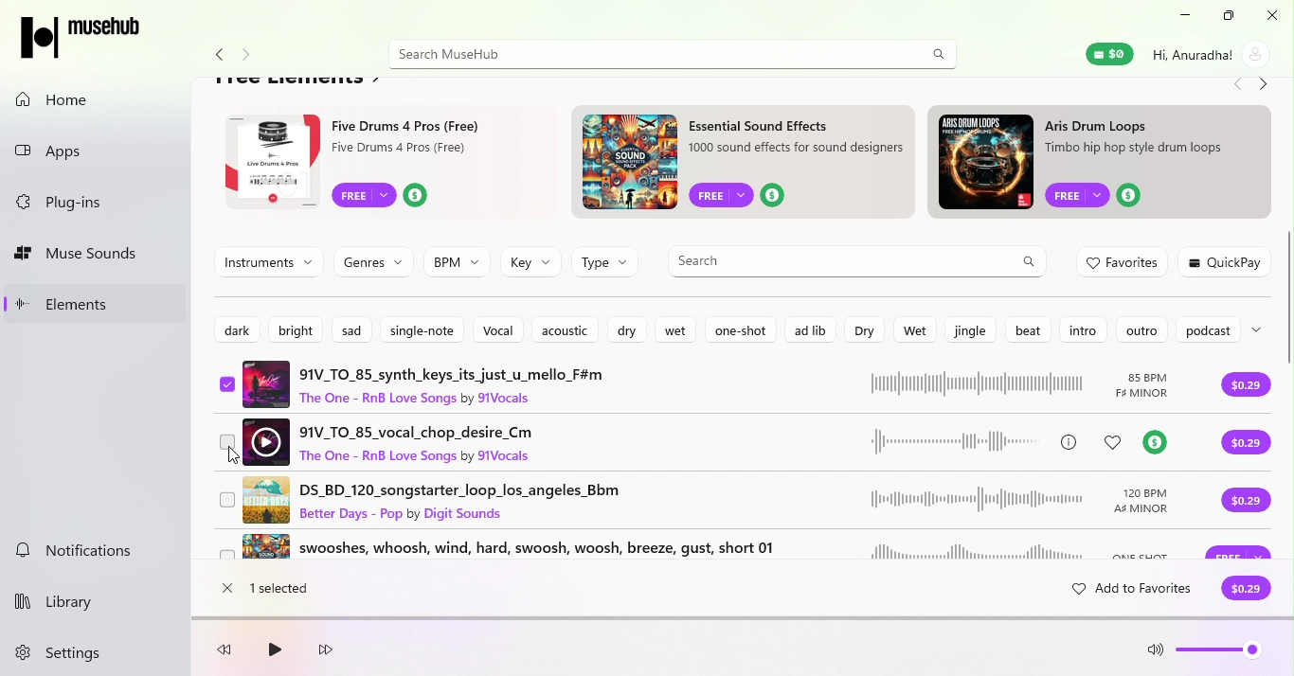 The height and width of the screenshot is (676, 1294). Describe the element at coordinates (286, 589) in the screenshot. I see `1 selected` at that location.